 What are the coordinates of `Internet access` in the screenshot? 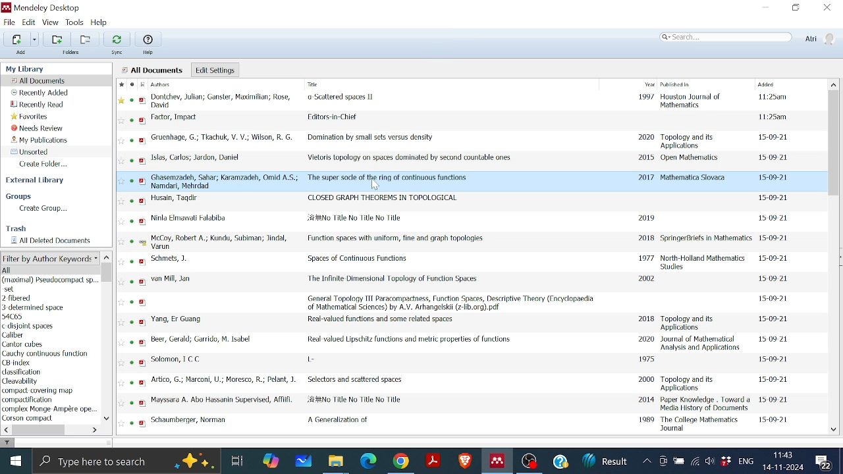 It's located at (695, 461).